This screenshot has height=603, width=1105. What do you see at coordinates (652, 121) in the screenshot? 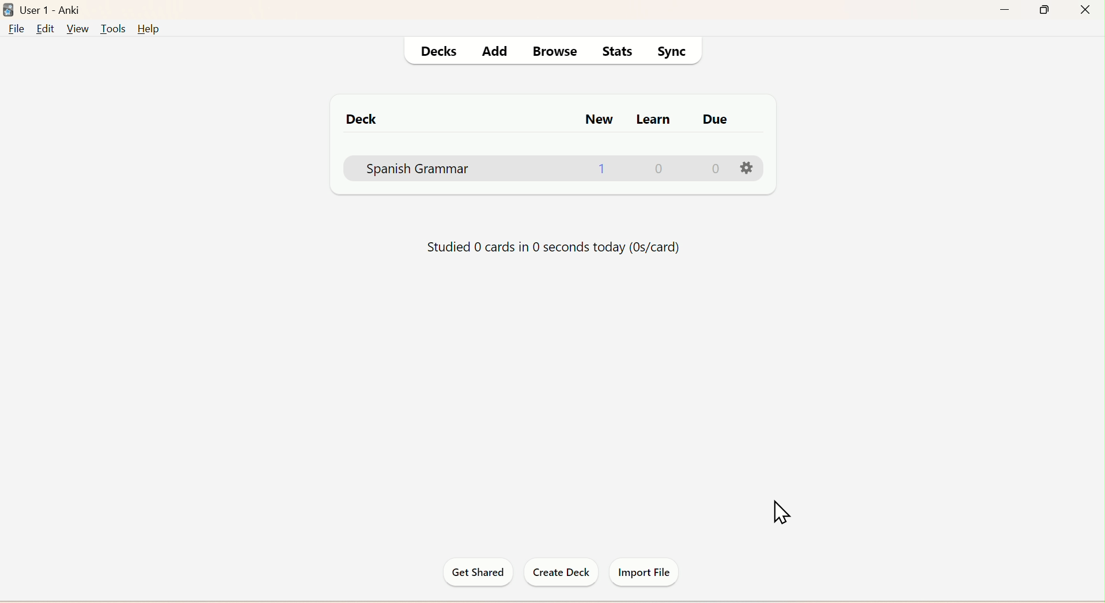
I see `Learn` at bounding box center [652, 121].